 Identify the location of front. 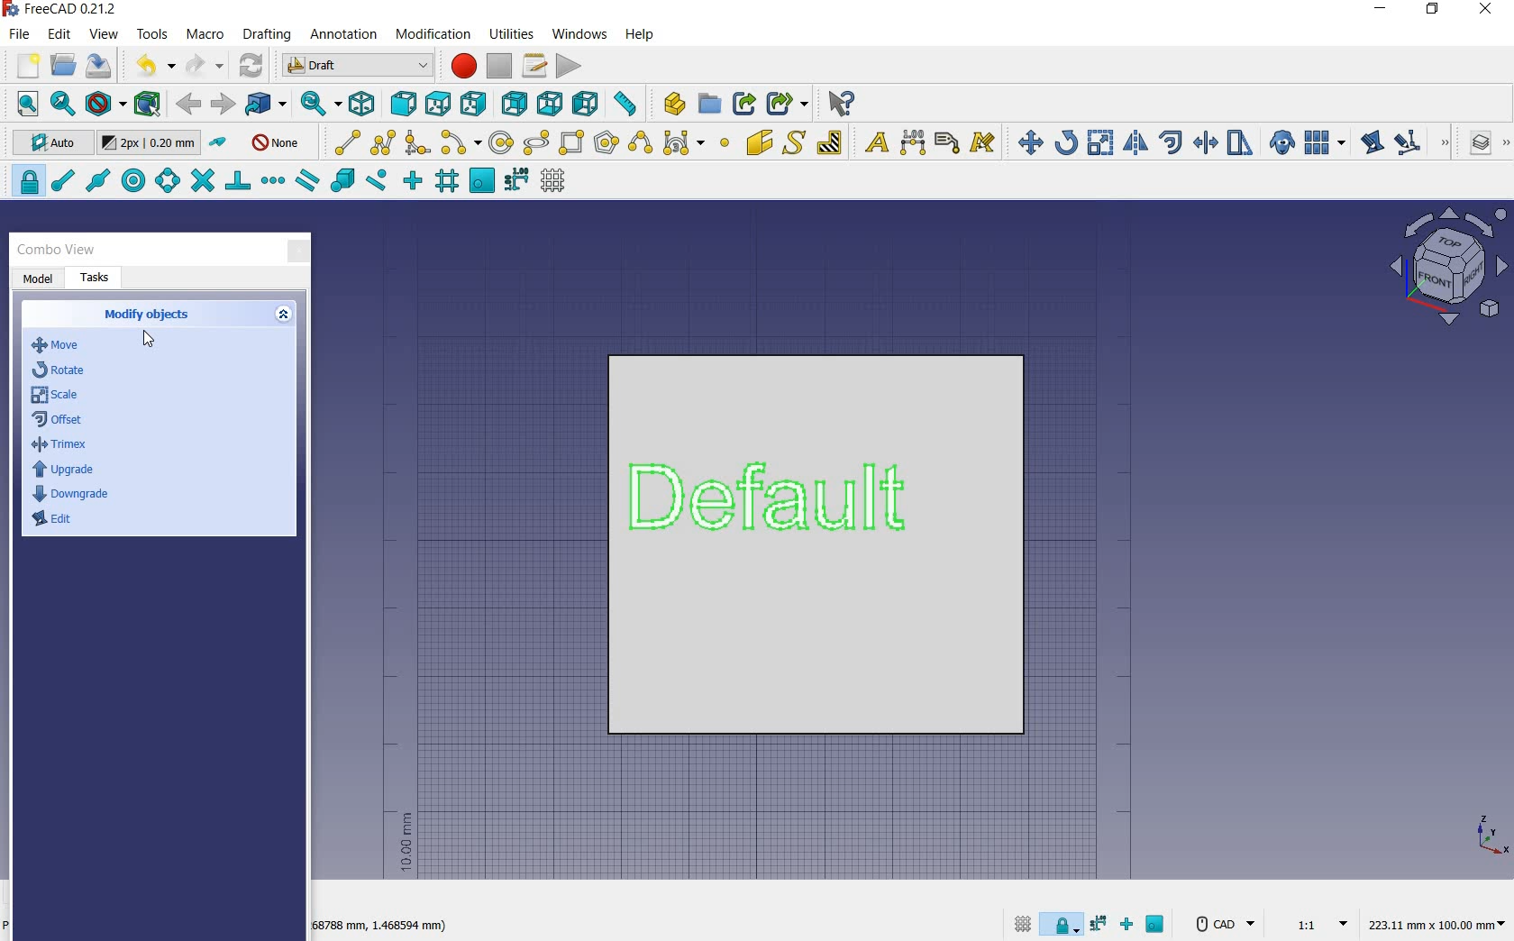
(400, 105).